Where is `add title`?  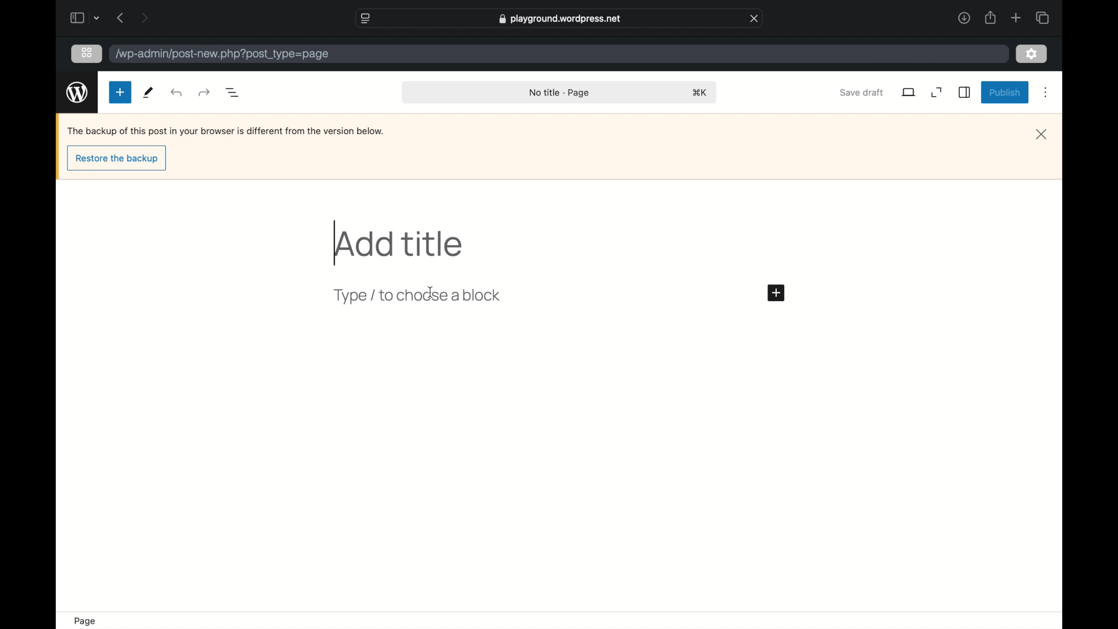
add title is located at coordinates (401, 245).